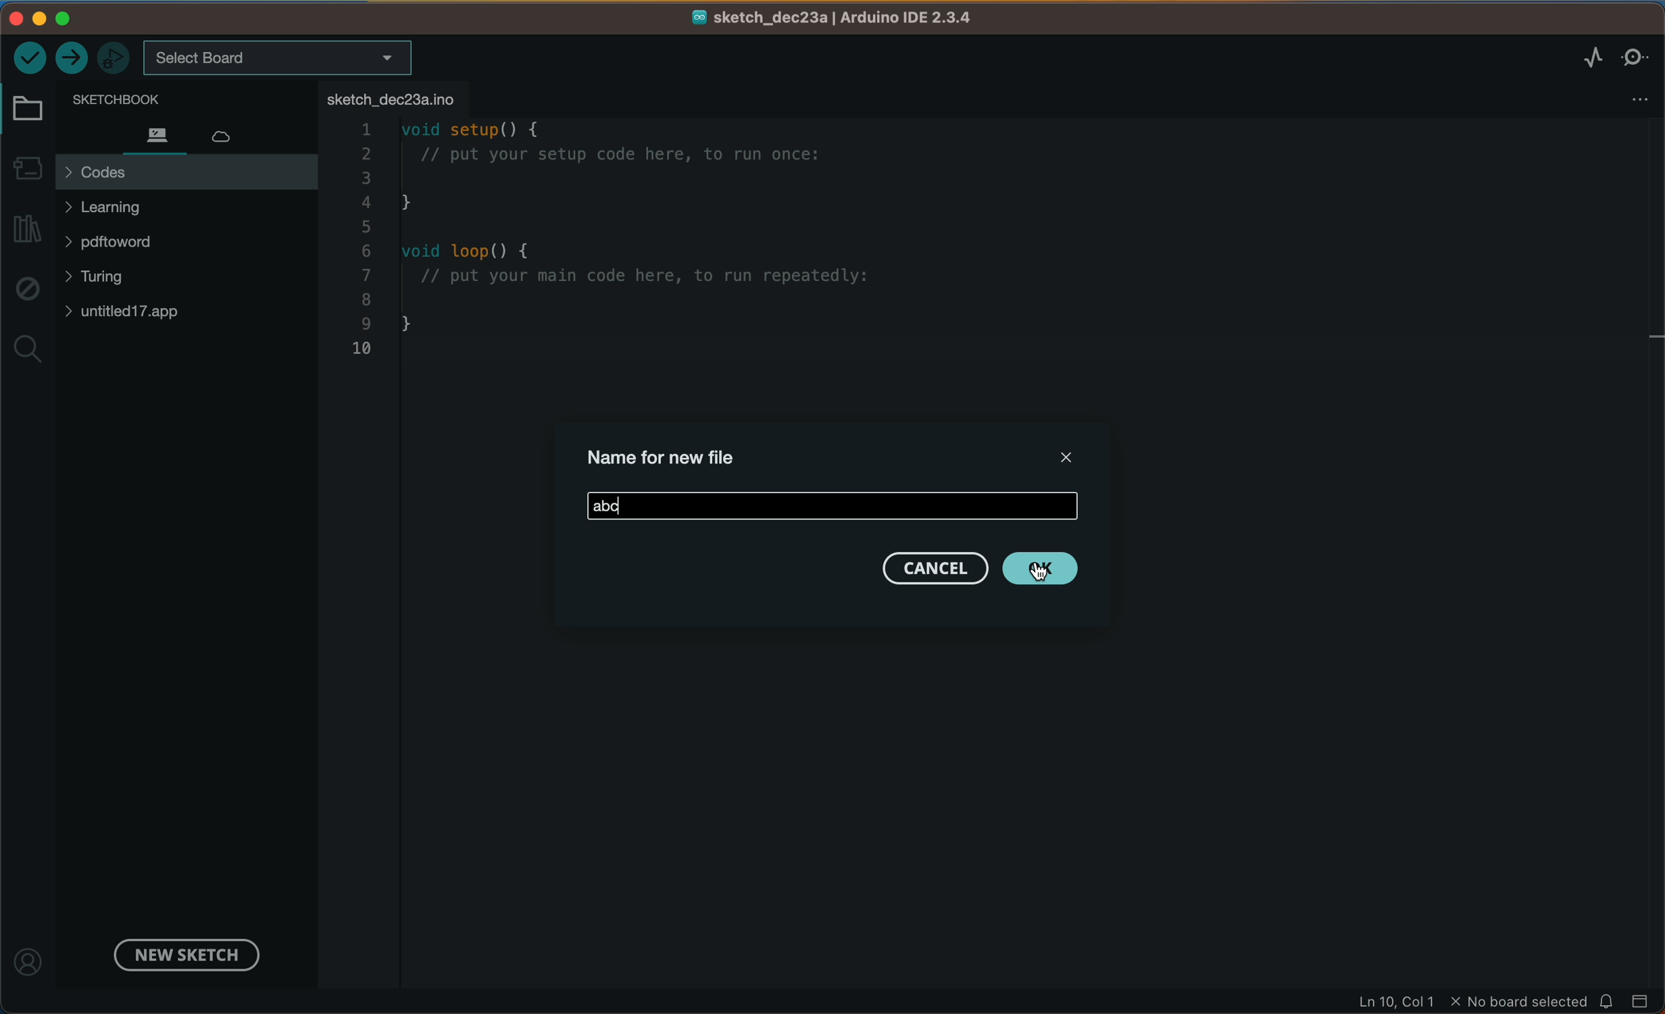 The image size is (1665, 1014). What do you see at coordinates (30, 955) in the screenshot?
I see `profile` at bounding box center [30, 955].